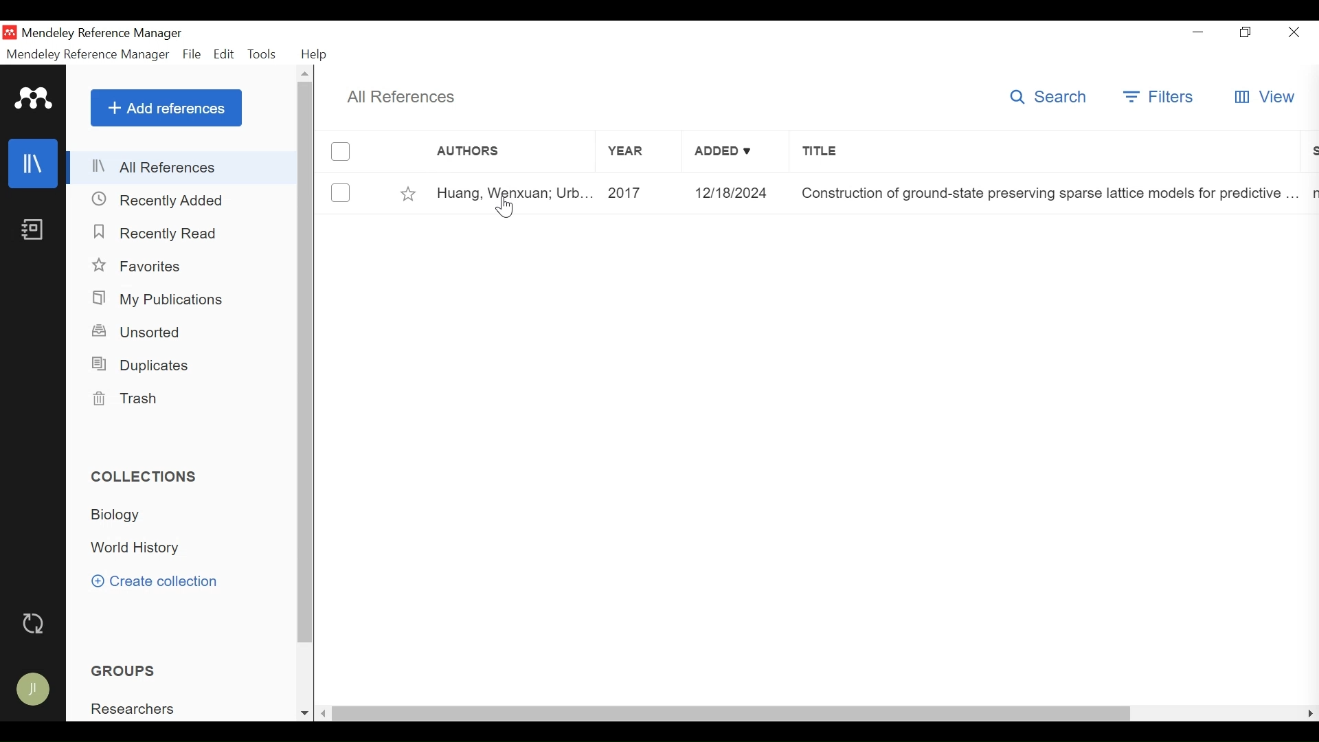 The image size is (1319, 742). Describe the element at coordinates (1052, 194) in the screenshot. I see `Title` at that location.